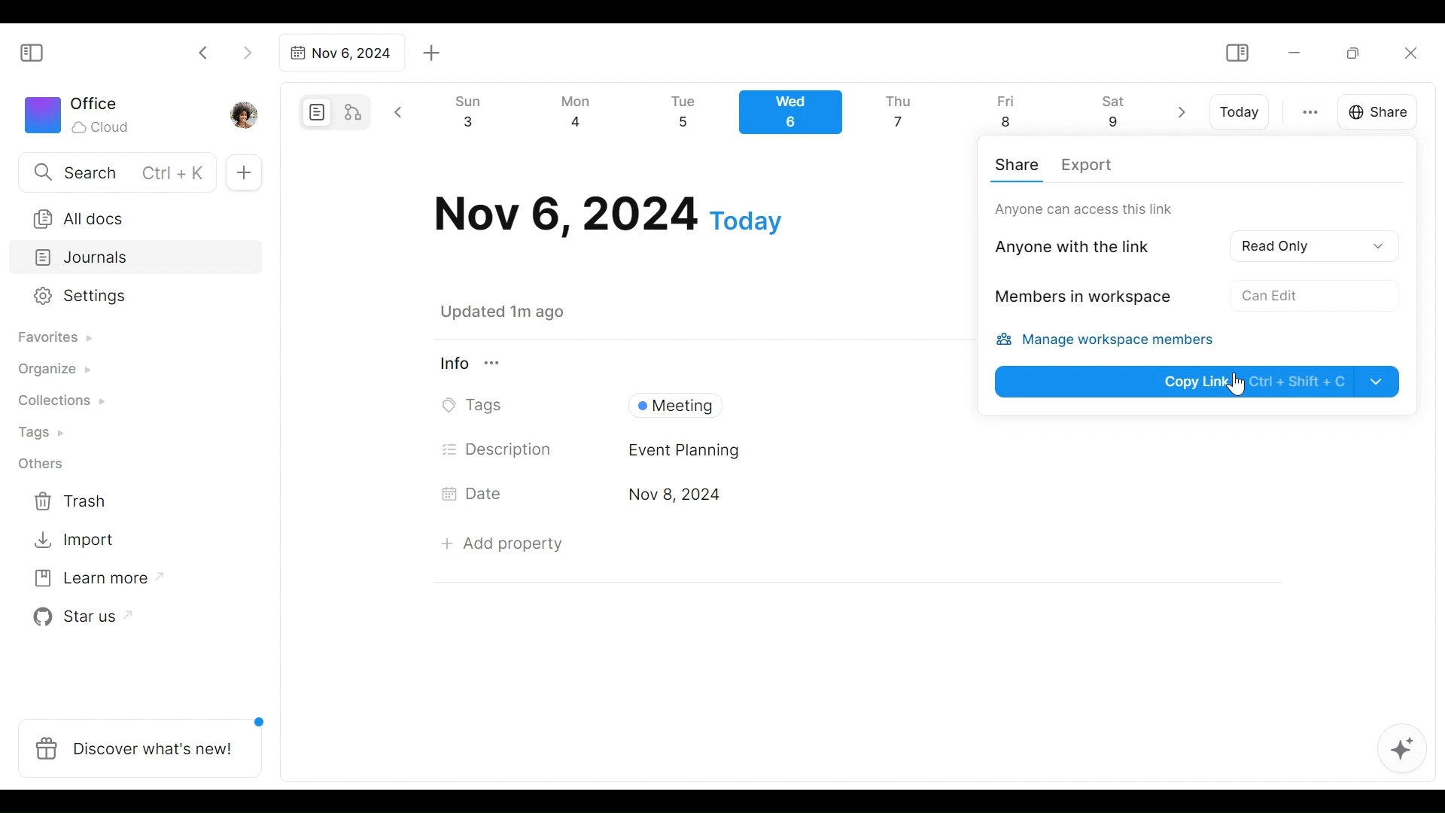  What do you see at coordinates (38, 51) in the screenshot?
I see `Show/Hide Sidebar` at bounding box center [38, 51].